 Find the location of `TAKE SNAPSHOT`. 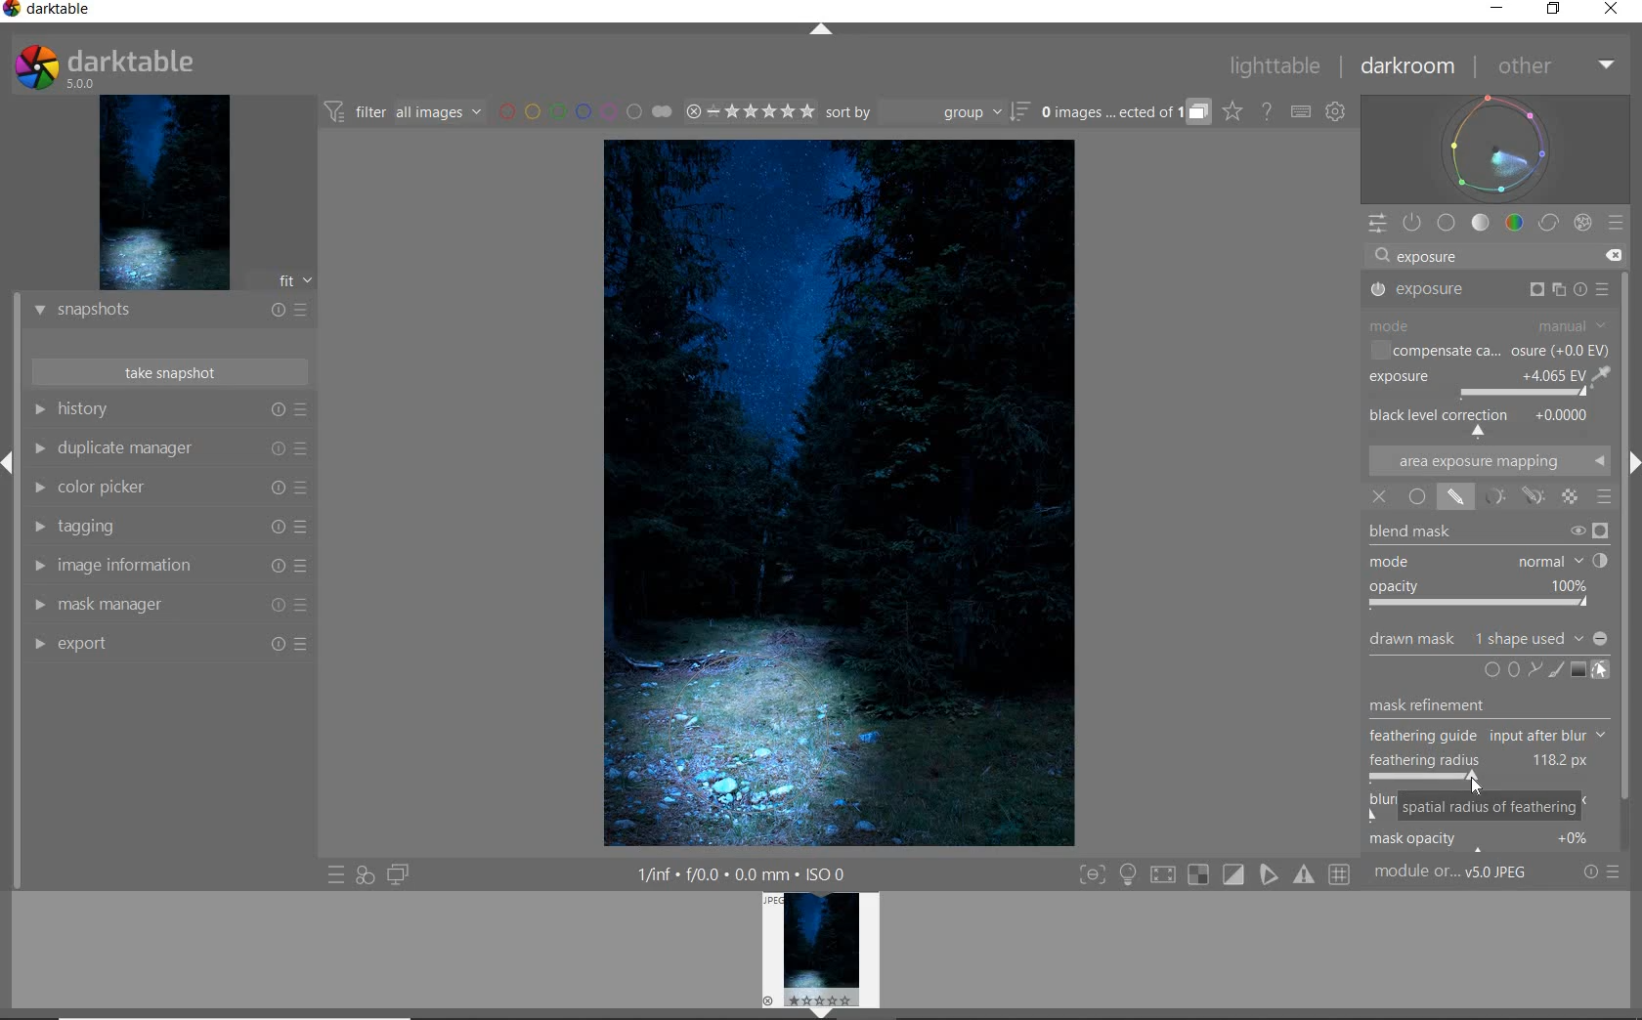

TAKE SNAPSHOT is located at coordinates (172, 374).